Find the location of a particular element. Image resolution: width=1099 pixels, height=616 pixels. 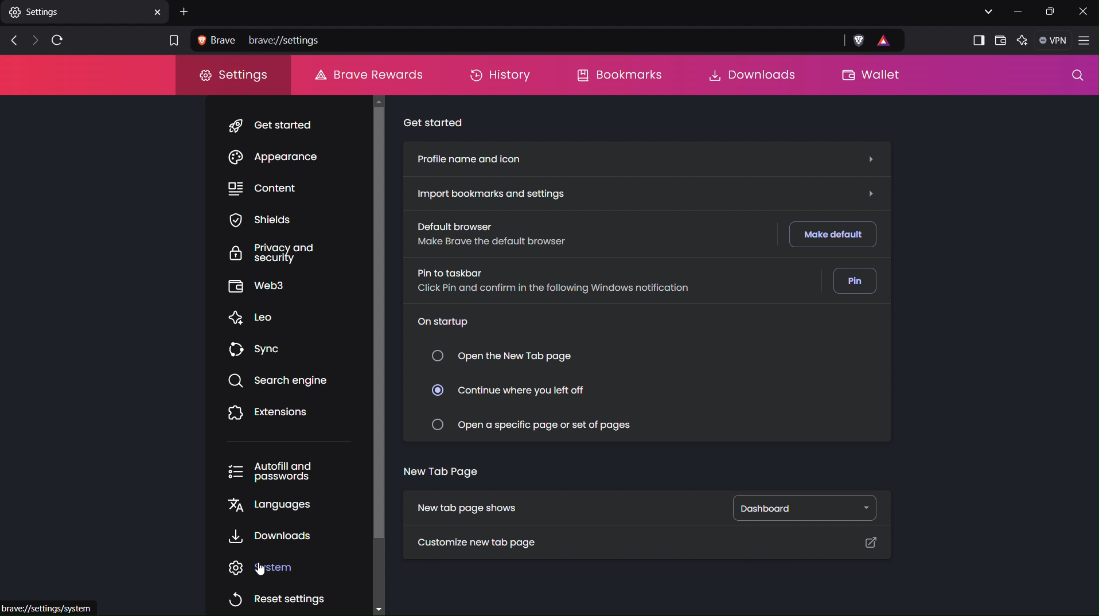

Content is located at coordinates (270, 189).